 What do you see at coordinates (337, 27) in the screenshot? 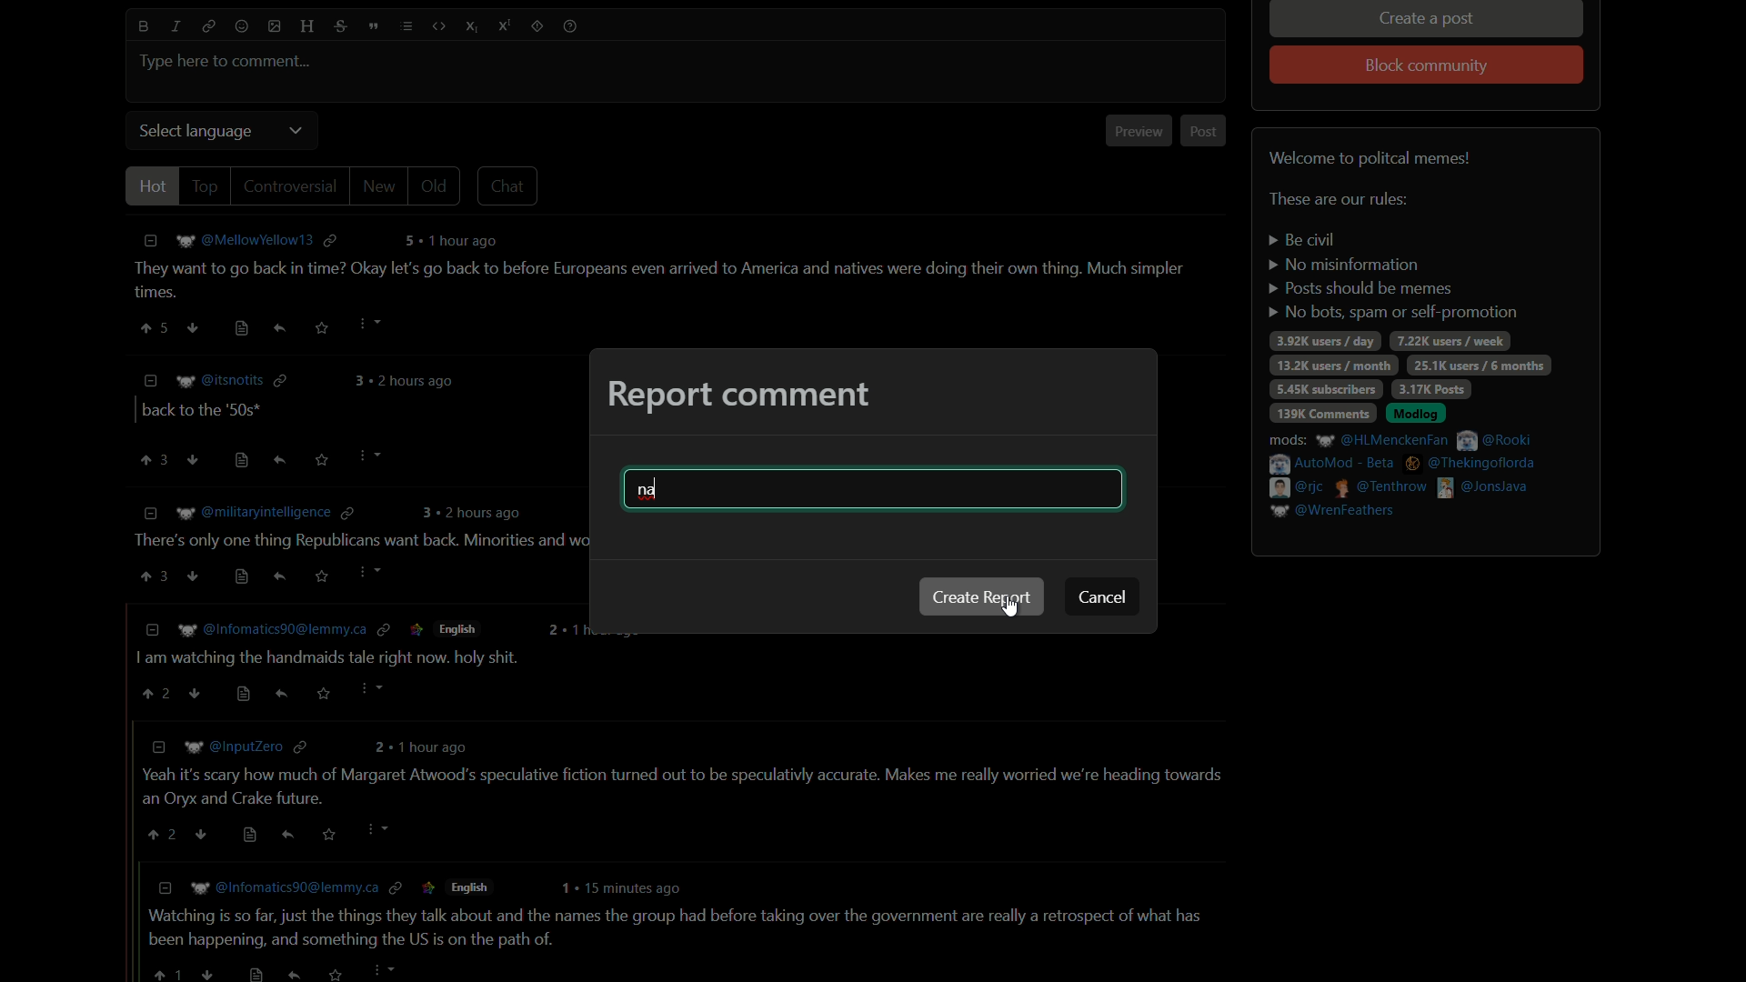
I see `strikethrough` at bounding box center [337, 27].